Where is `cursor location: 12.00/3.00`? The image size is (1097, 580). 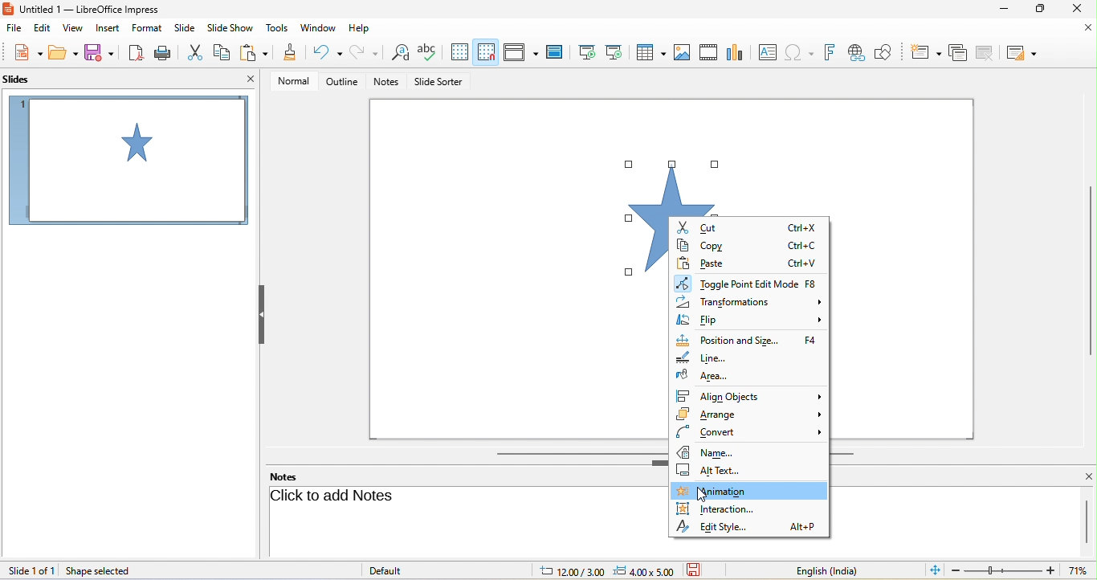 cursor location: 12.00/3.00 is located at coordinates (571, 572).